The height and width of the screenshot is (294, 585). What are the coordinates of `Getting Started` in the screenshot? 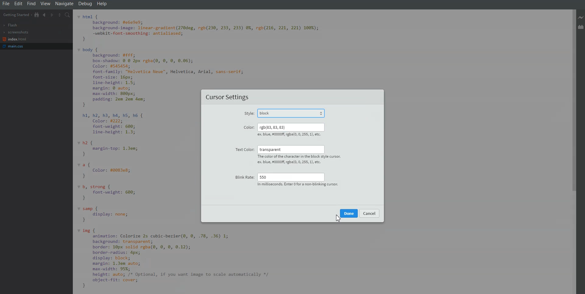 It's located at (17, 15).